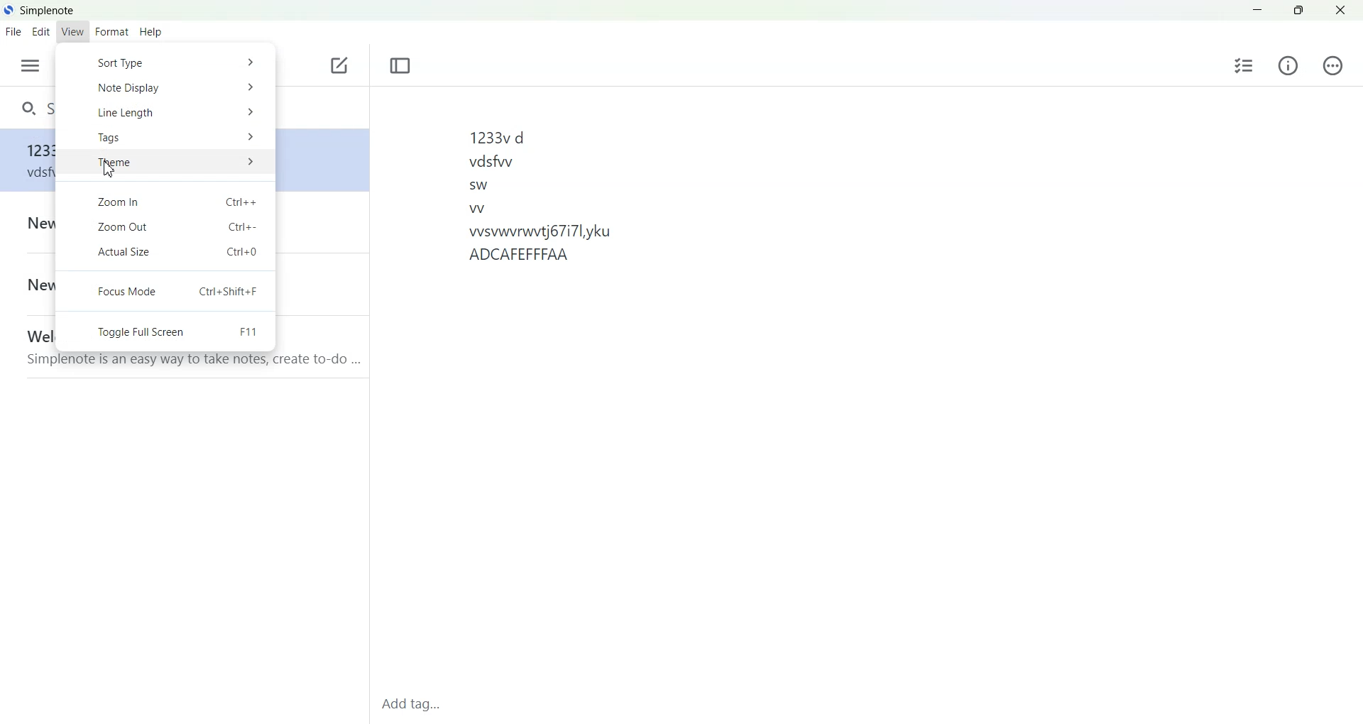 The height and width of the screenshot is (724, 1363). I want to click on Add Tag, so click(418, 704).